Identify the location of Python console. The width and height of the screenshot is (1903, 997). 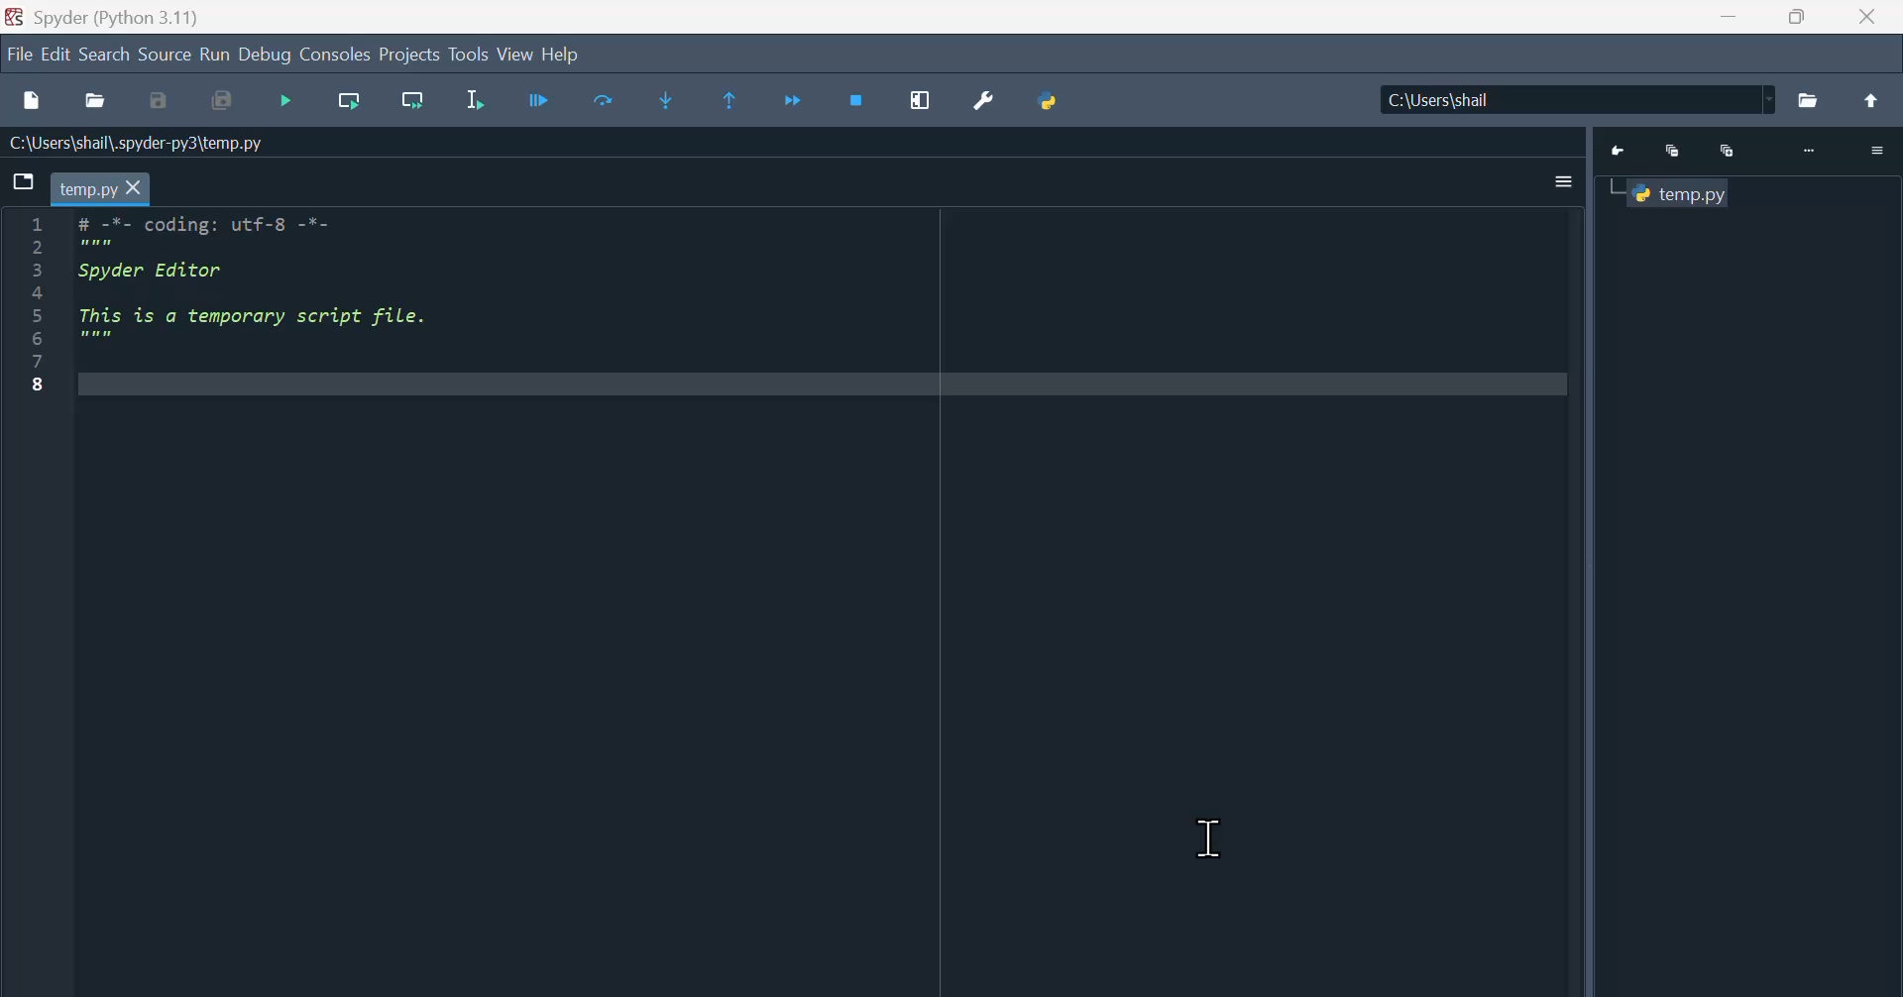
(1679, 194).